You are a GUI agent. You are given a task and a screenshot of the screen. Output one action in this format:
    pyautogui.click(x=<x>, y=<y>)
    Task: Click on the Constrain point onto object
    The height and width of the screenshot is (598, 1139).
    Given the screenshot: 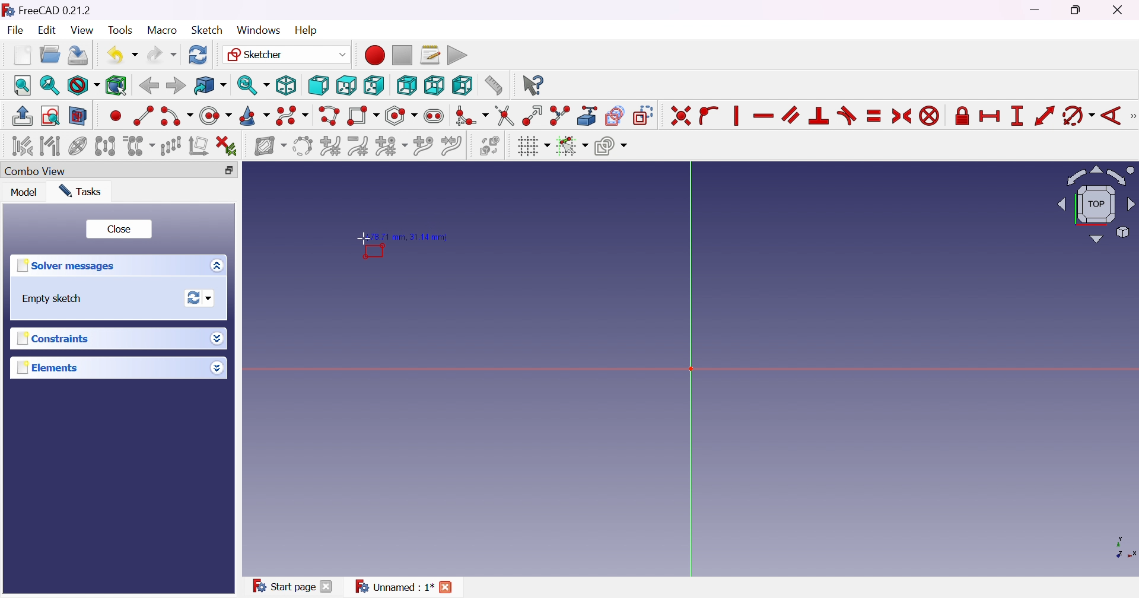 What is the action you would take?
    pyautogui.click(x=710, y=117)
    